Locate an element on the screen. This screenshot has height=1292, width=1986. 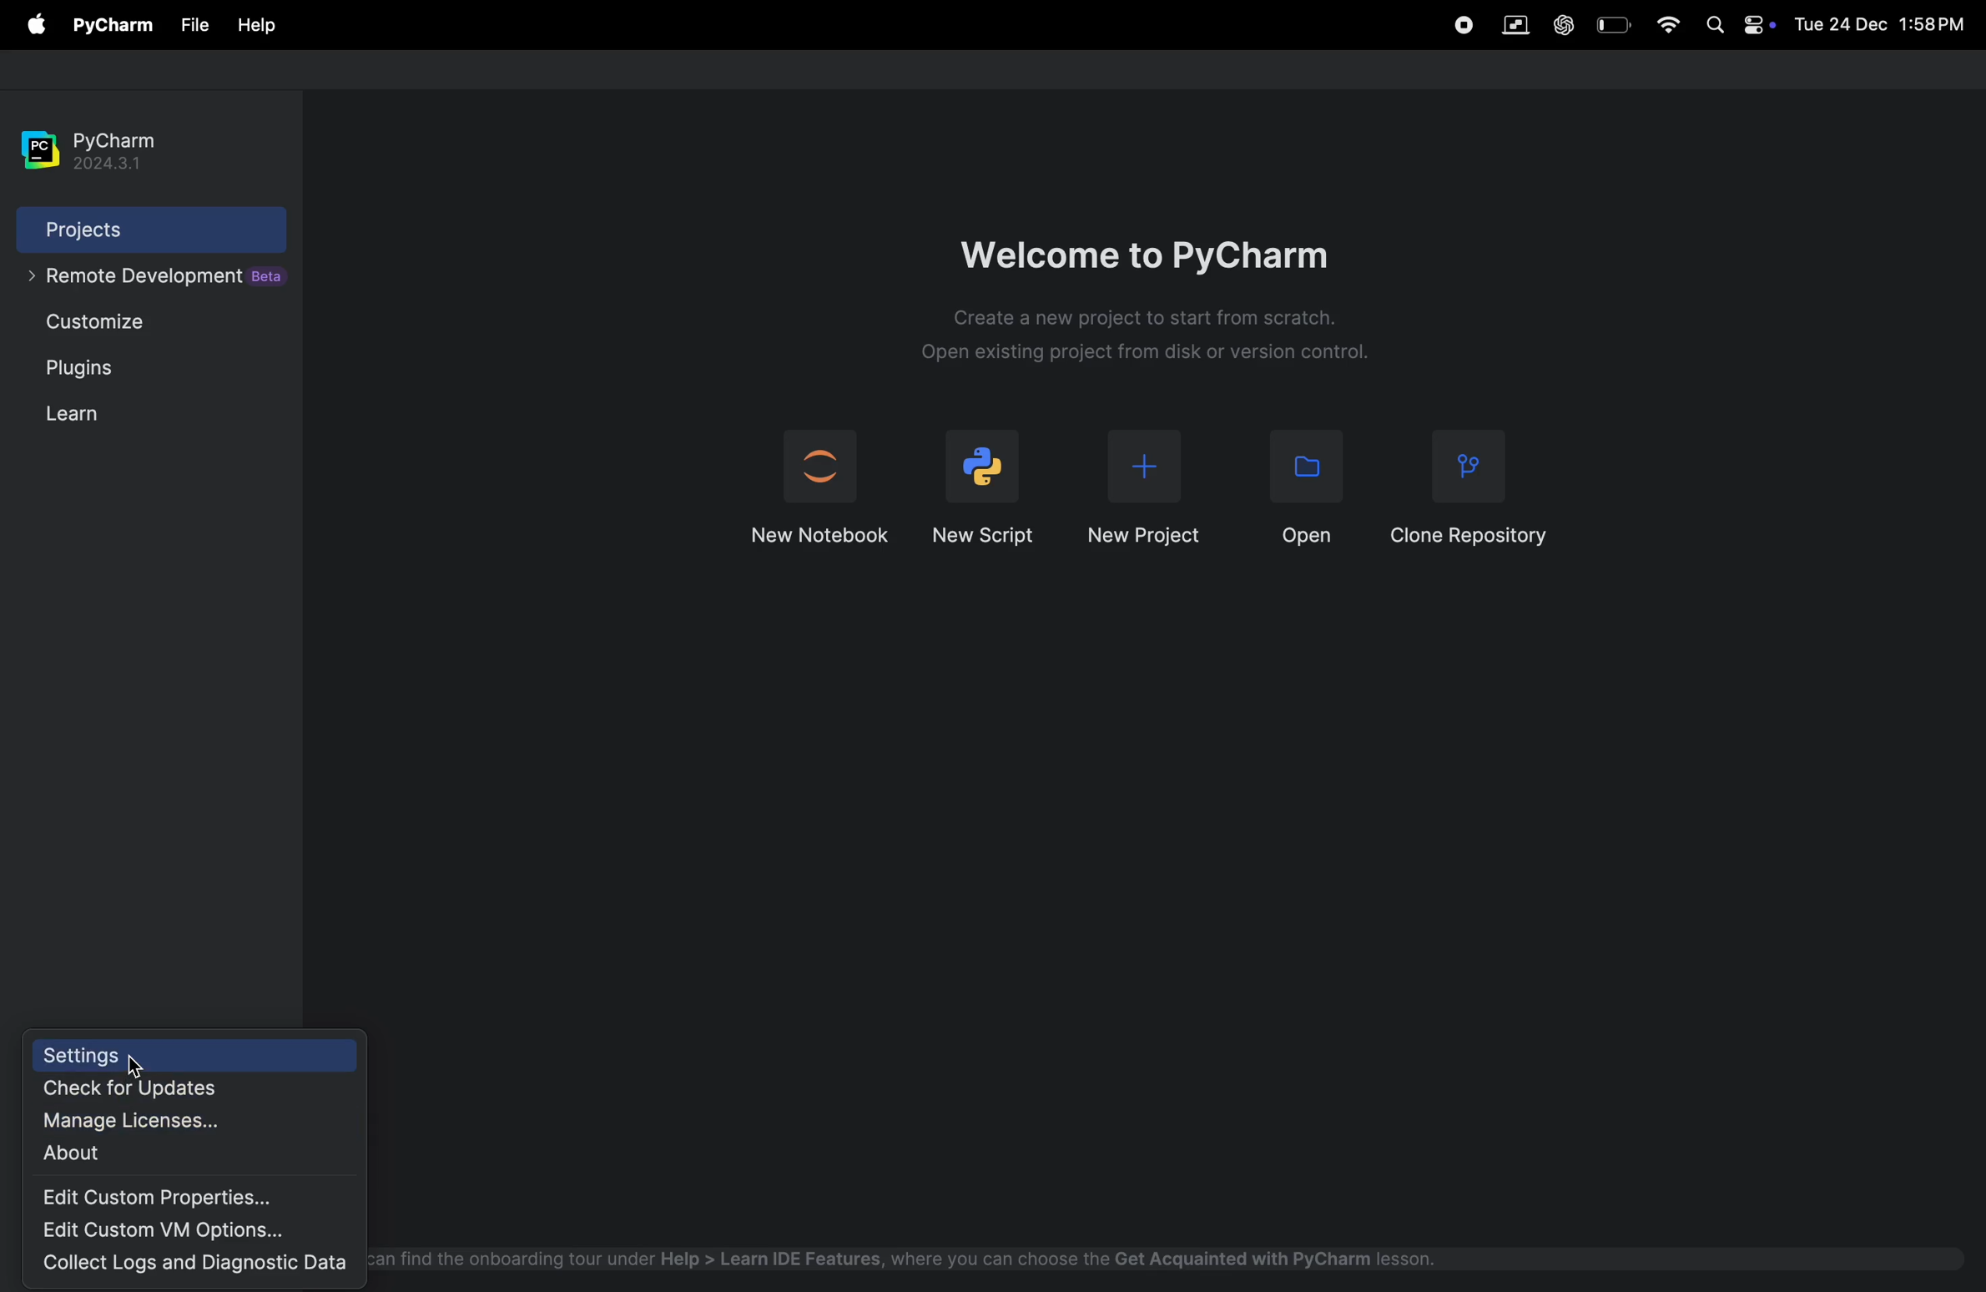
Customize is located at coordinates (107, 326).